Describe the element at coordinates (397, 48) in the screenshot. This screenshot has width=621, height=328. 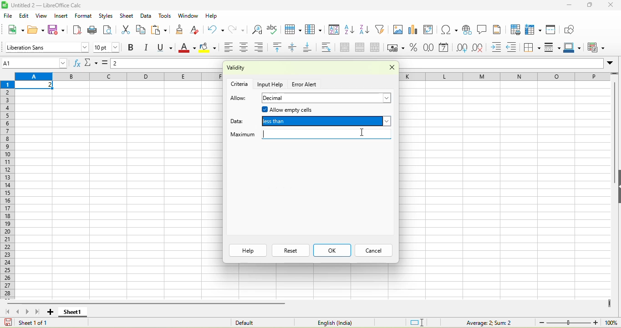
I see `format as currency` at that location.